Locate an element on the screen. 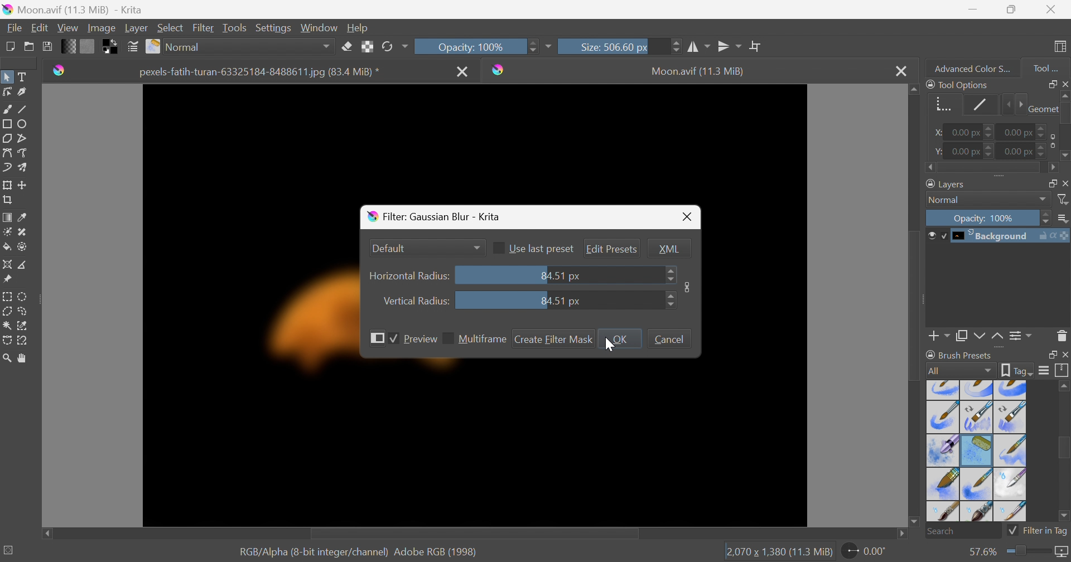  Transform a layer or a selection is located at coordinates (7, 184).